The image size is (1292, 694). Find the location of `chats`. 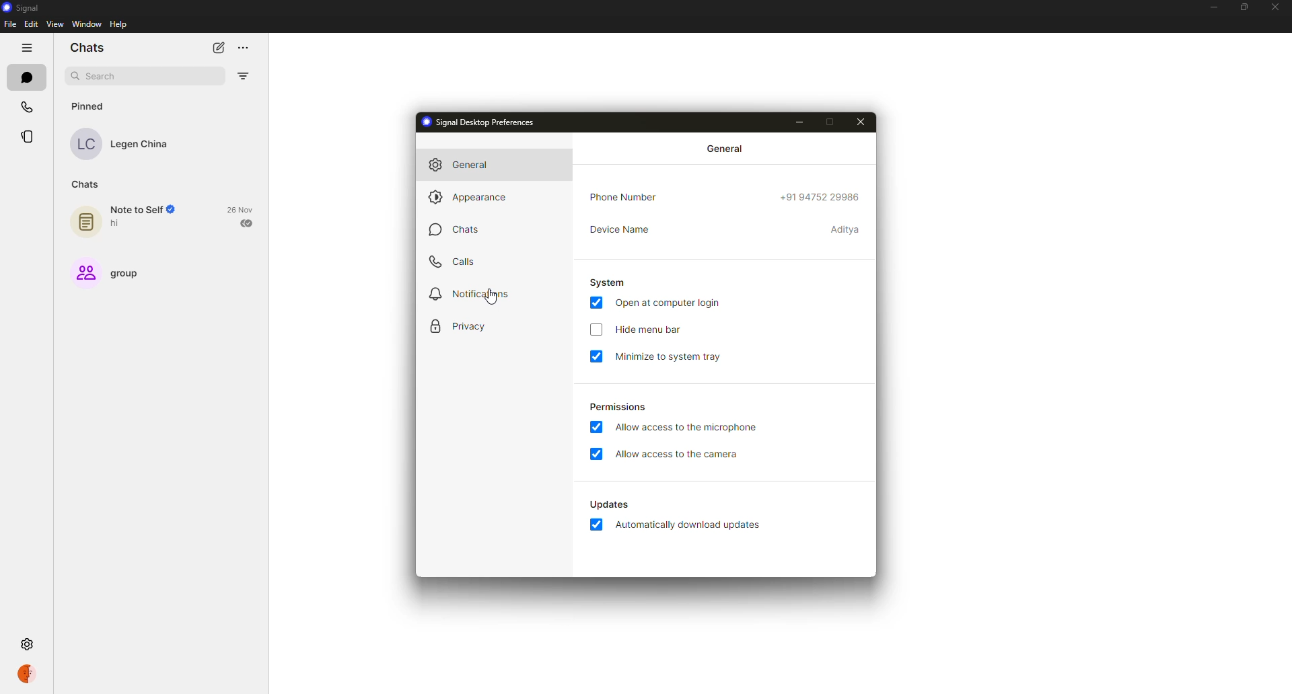

chats is located at coordinates (27, 77).